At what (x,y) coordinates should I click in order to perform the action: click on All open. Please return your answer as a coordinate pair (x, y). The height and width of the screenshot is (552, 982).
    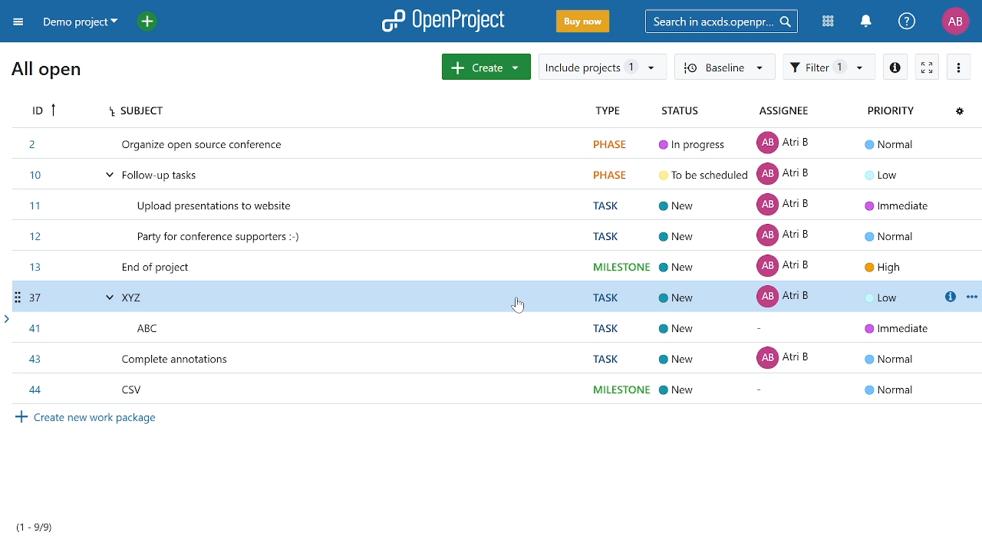
    Looking at the image, I should click on (49, 71).